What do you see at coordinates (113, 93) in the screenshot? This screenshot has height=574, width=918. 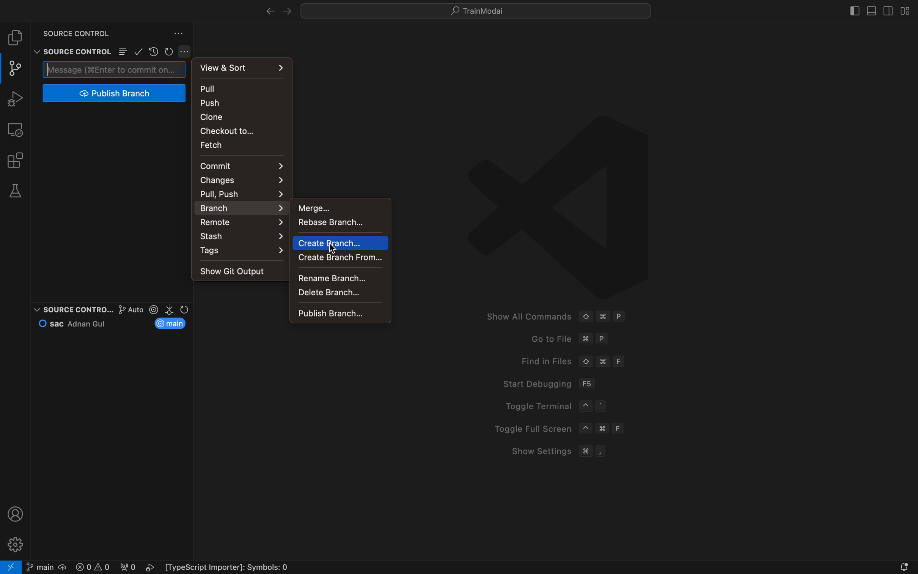 I see `publish branch` at bounding box center [113, 93].